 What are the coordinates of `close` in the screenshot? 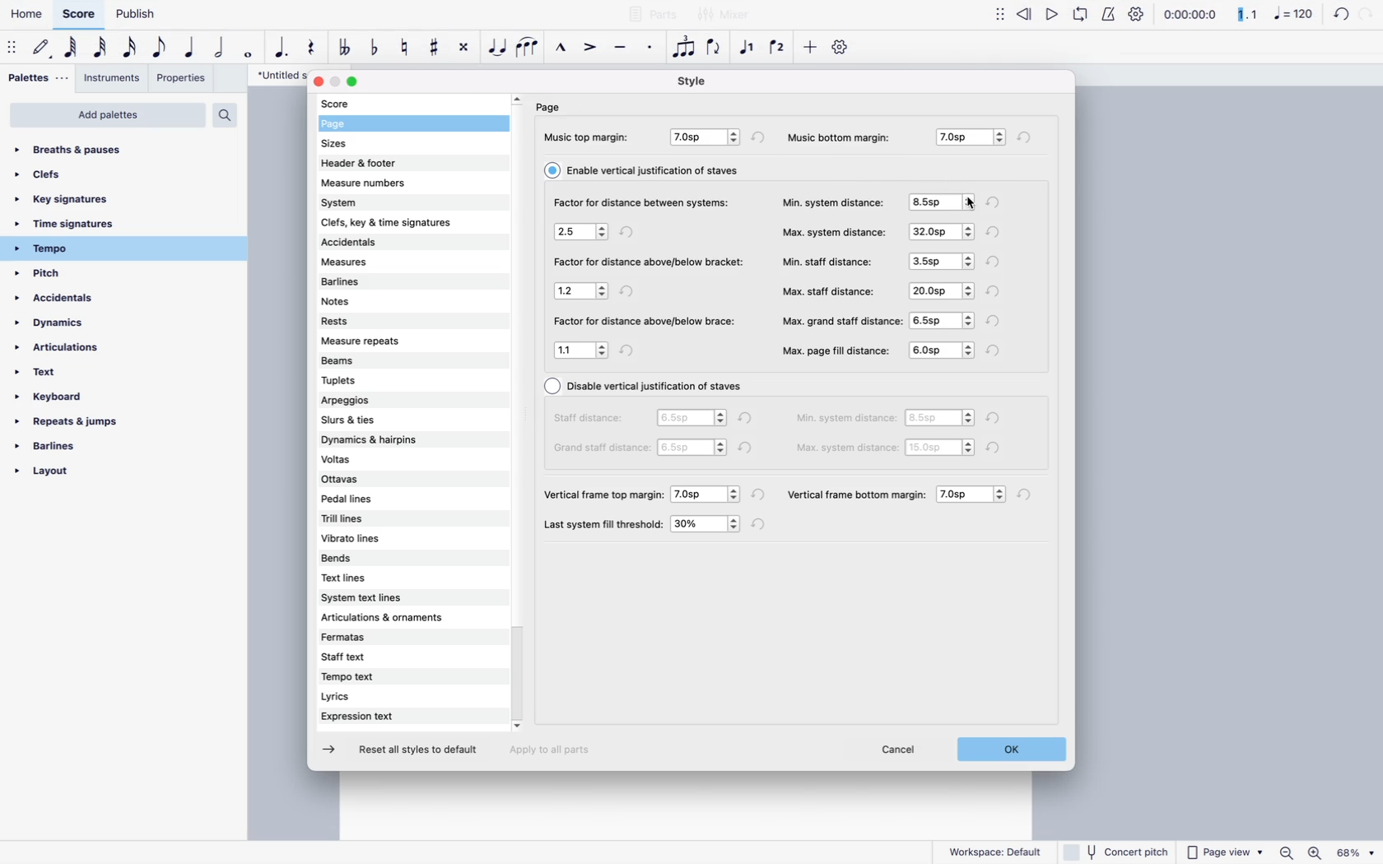 It's located at (317, 82).